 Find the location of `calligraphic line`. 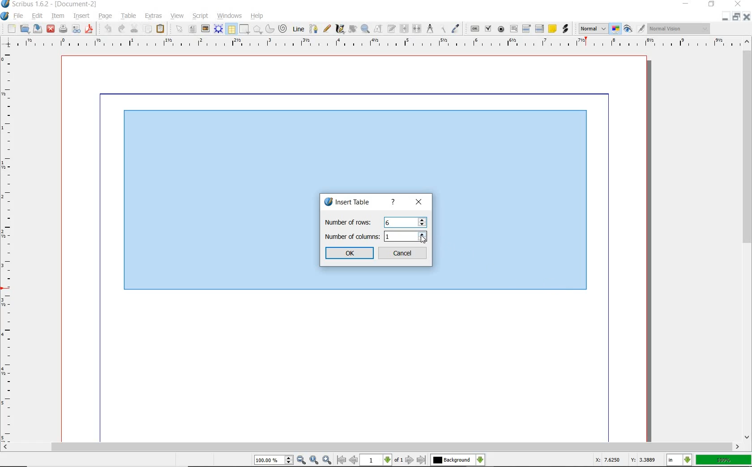

calligraphic line is located at coordinates (339, 30).